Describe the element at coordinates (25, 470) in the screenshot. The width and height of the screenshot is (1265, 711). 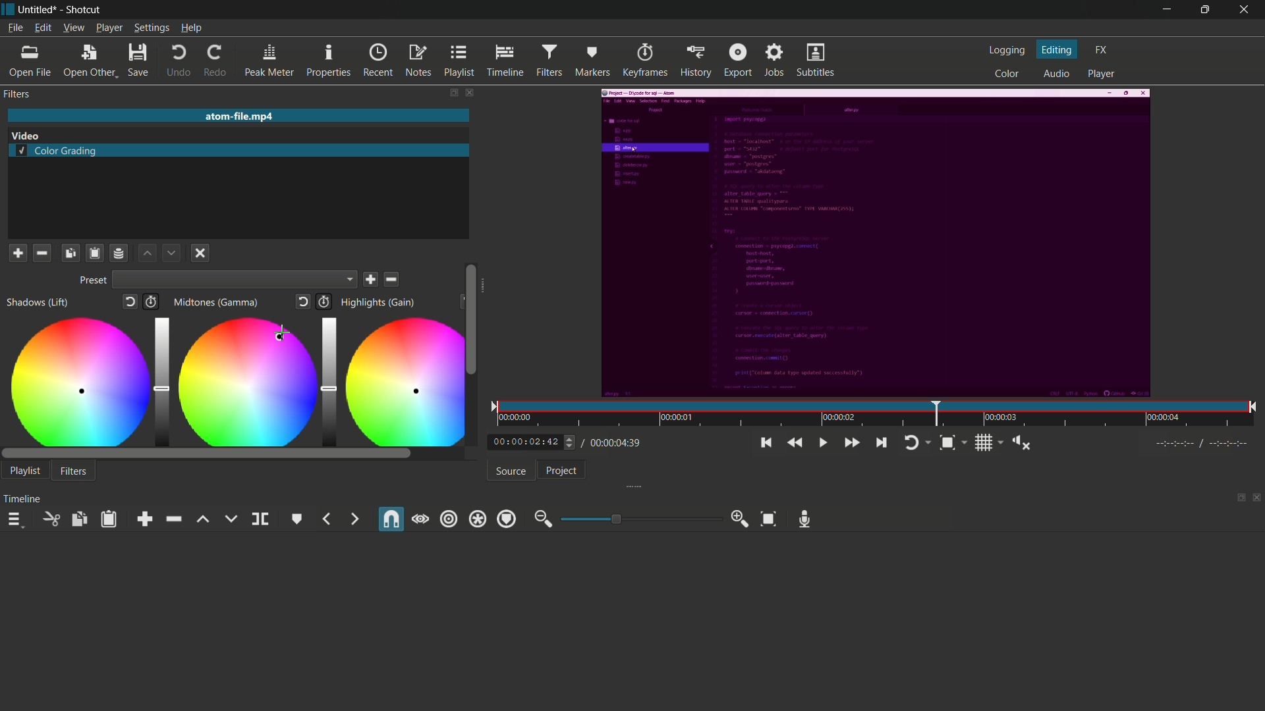
I see `playlist` at that location.